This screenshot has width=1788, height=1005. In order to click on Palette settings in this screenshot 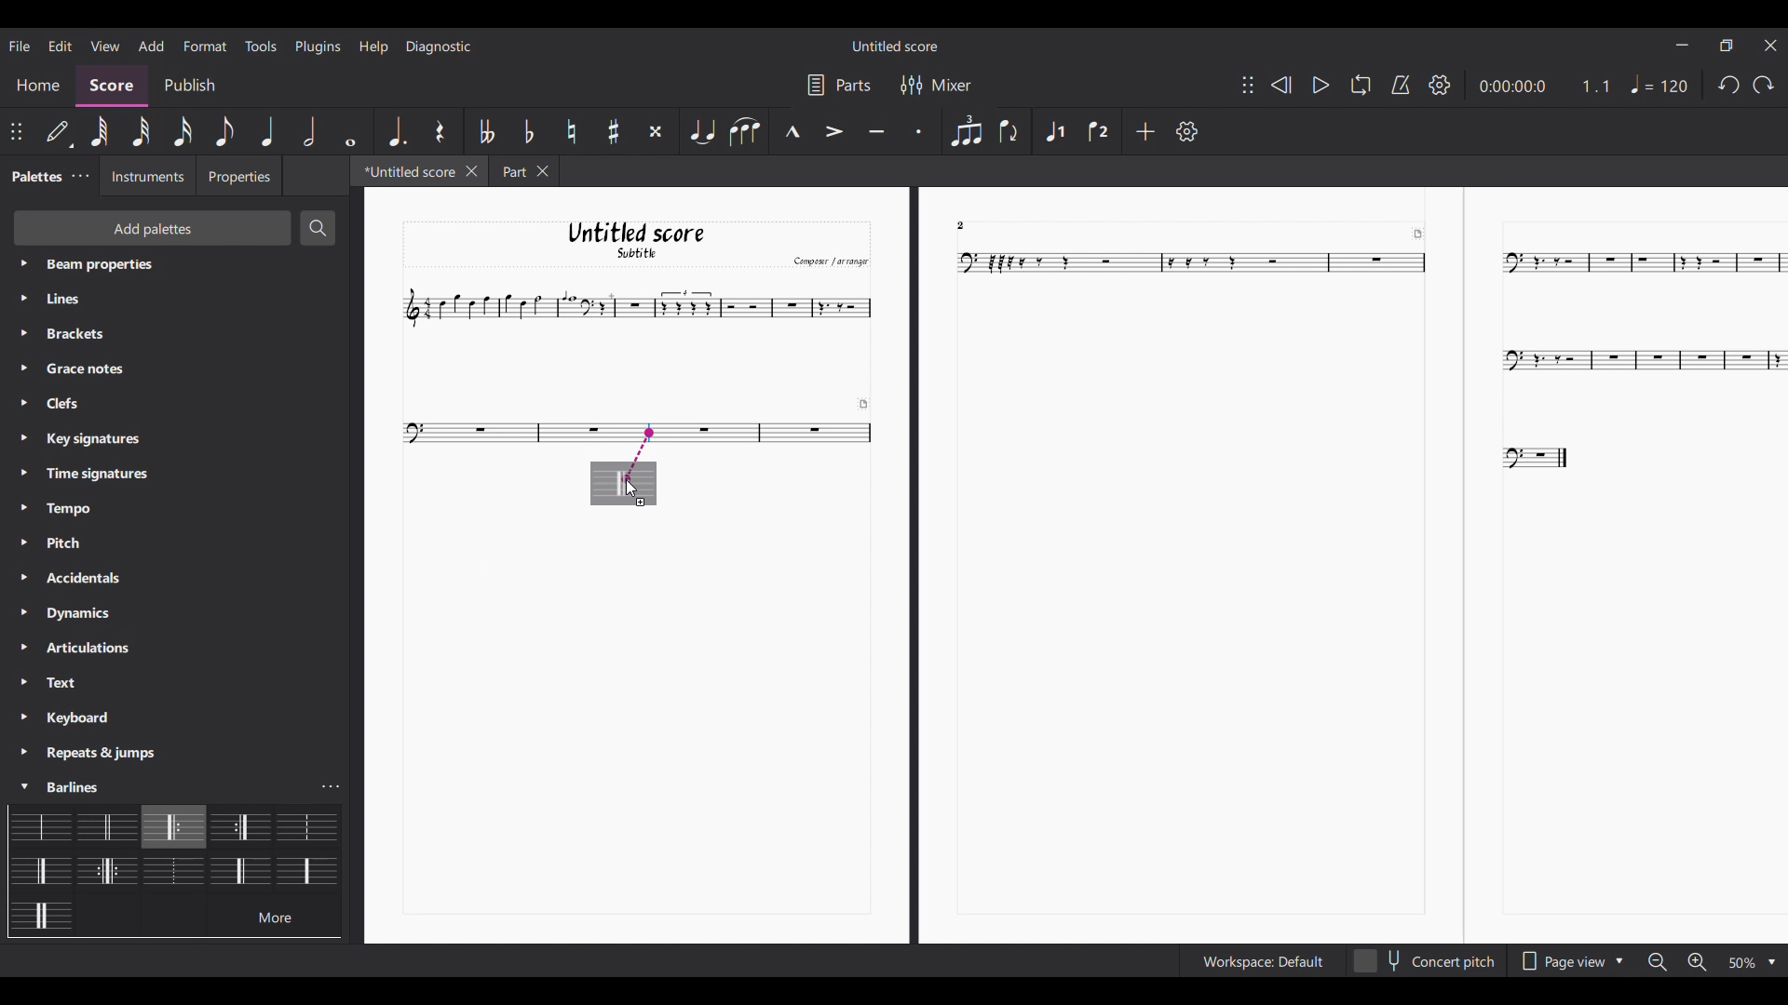, I will do `click(67, 577)`.